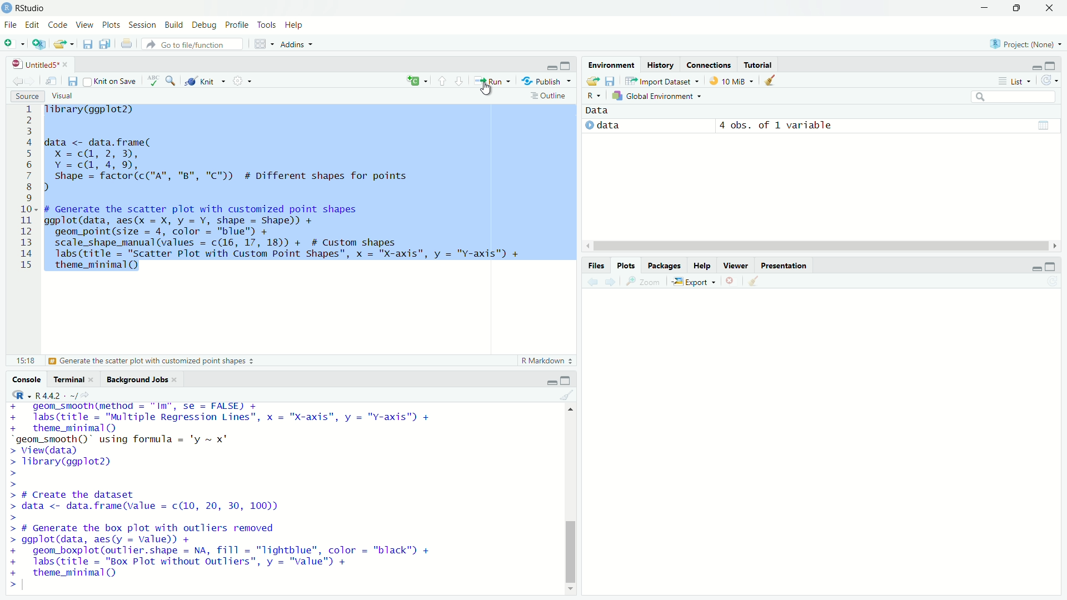  What do you see at coordinates (693, 282) in the screenshot?
I see `Export` at bounding box center [693, 282].